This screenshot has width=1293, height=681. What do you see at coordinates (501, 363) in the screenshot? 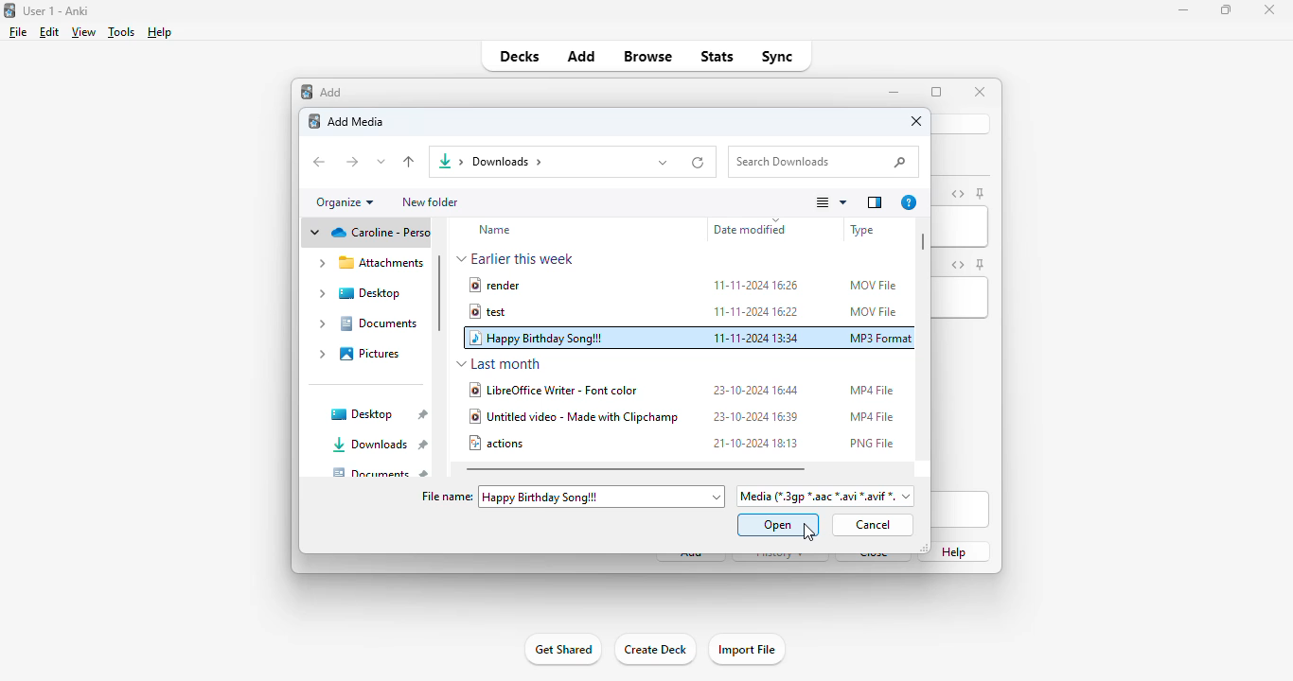
I see `last month` at bounding box center [501, 363].